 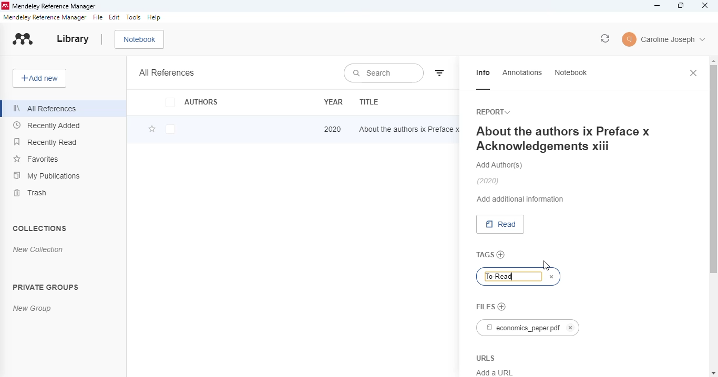 I want to click on all references, so click(x=167, y=72).